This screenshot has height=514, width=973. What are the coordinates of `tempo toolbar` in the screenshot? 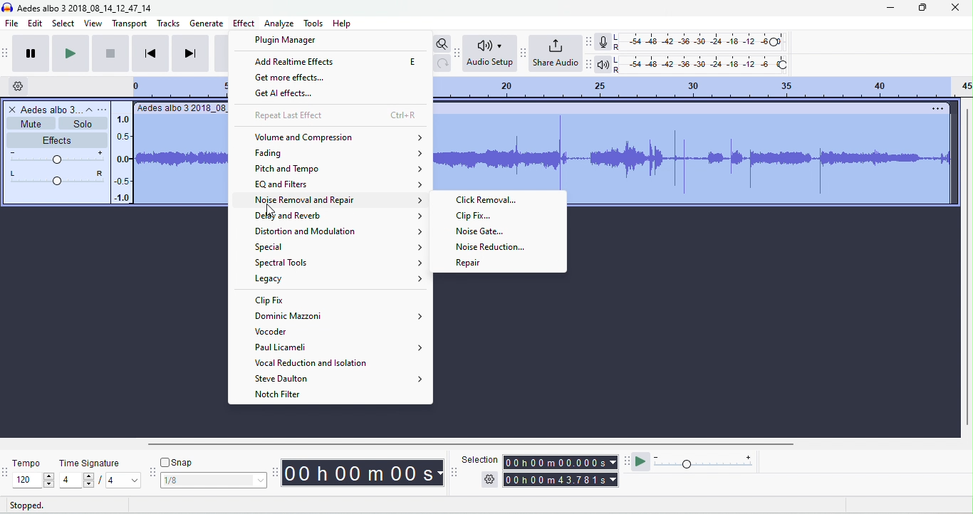 It's located at (6, 471).